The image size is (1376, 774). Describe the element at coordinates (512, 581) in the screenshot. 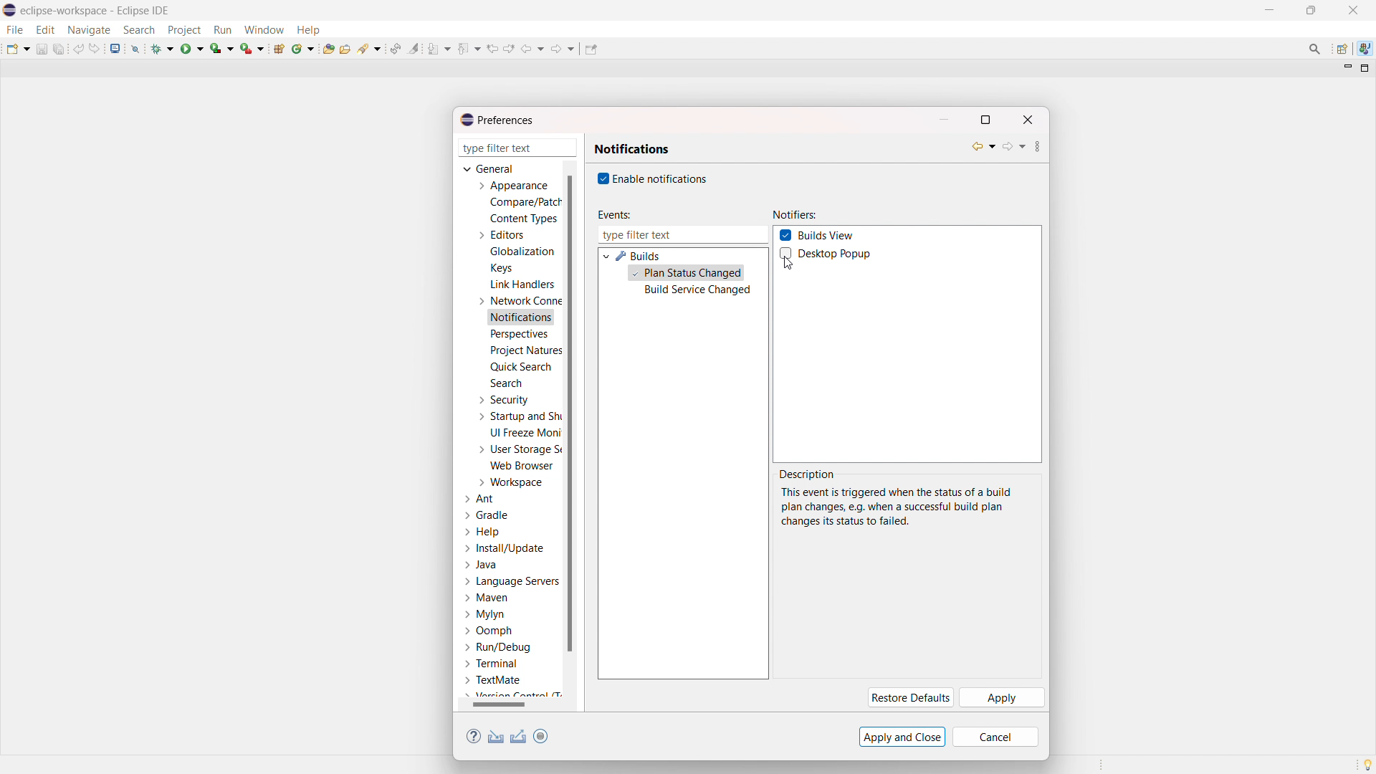

I see `language servers` at that location.